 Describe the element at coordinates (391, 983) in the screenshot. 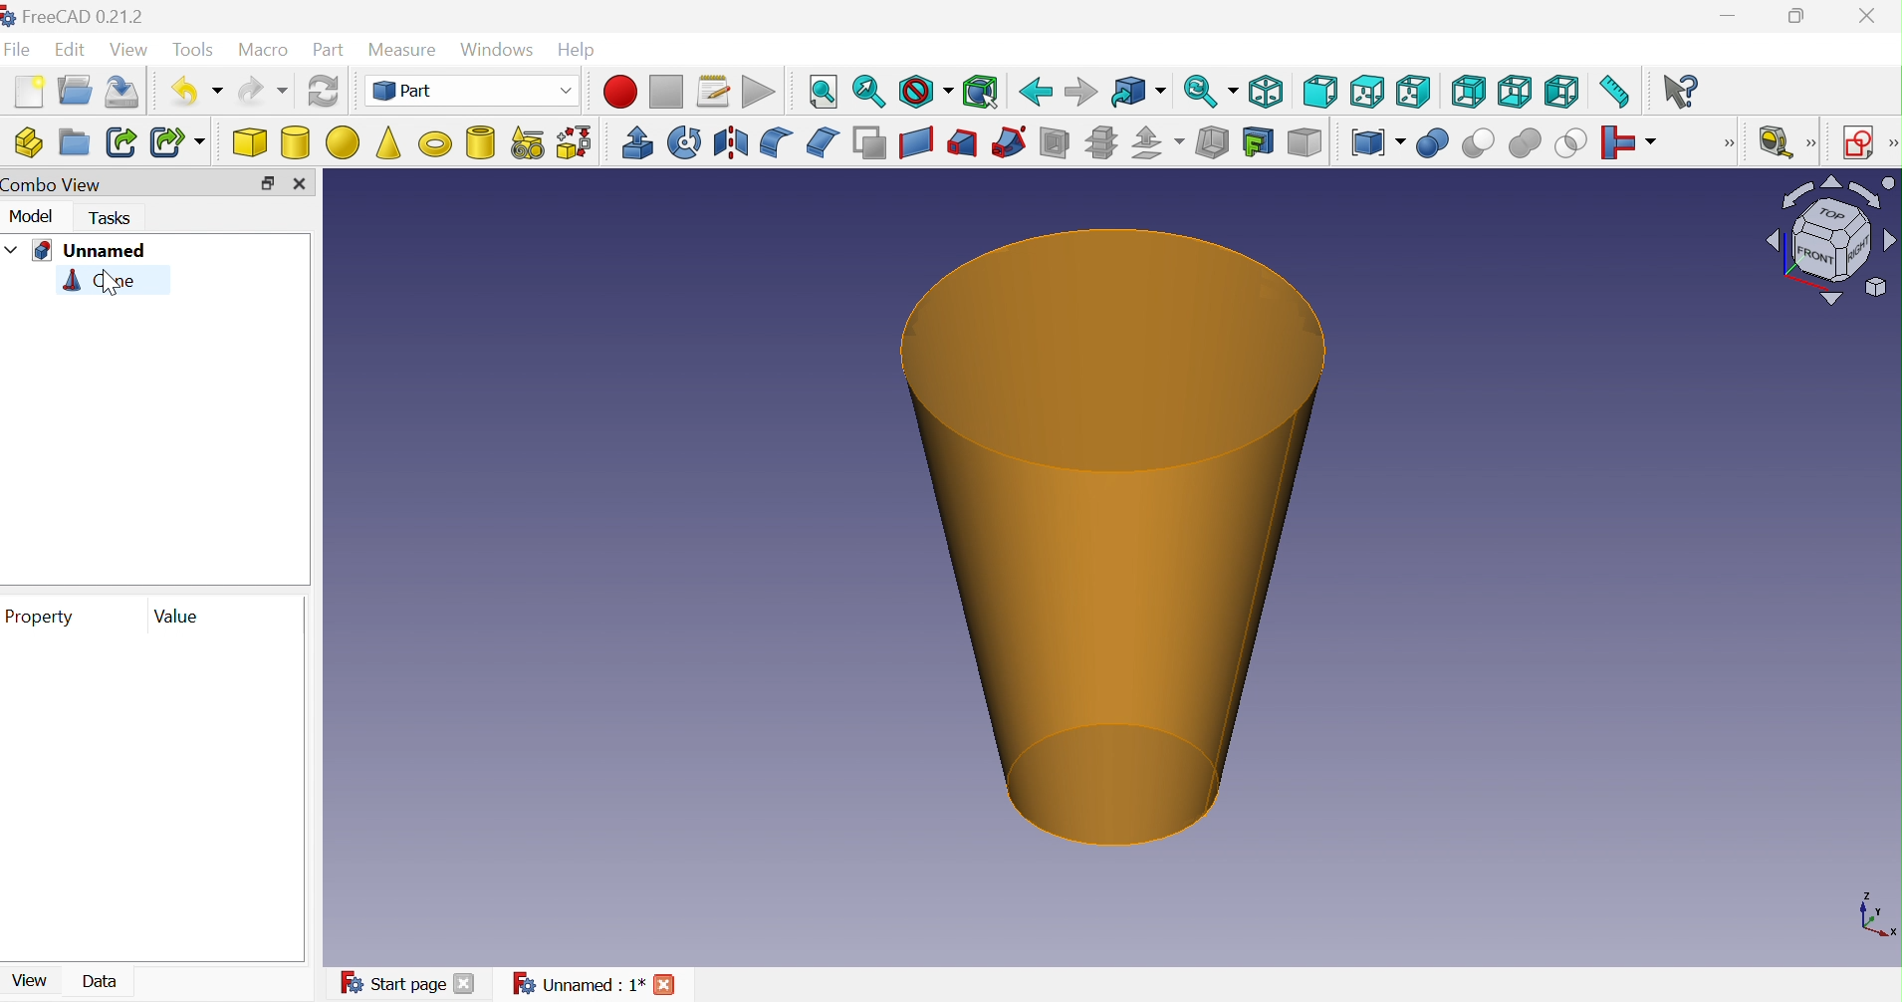

I see `Start page` at that location.